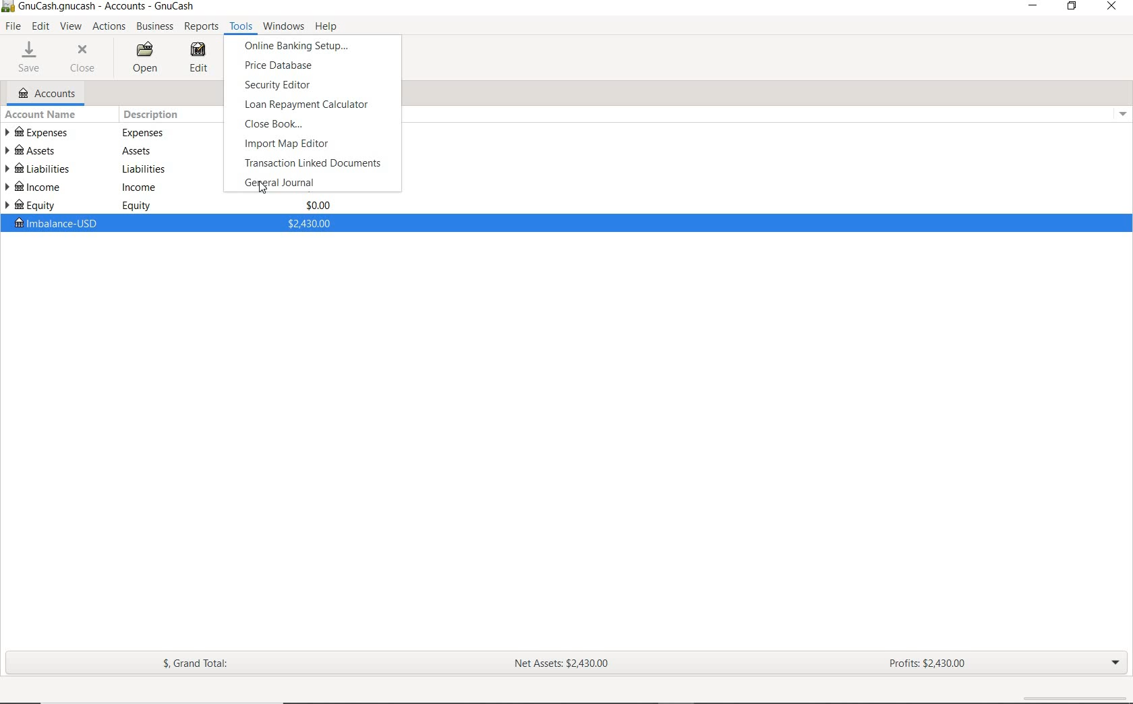 The height and width of the screenshot is (704, 1133). What do you see at coordinates (38, 205) in the screenshot?
I see `EQUITY` at bounding box center [38, 205].